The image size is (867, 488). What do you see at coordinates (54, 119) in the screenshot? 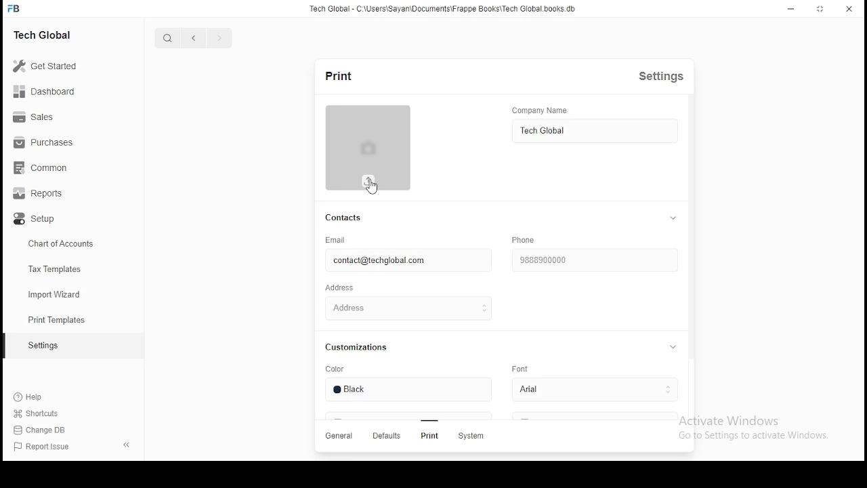
I see `Sales ` at bounding box center [54, 119].